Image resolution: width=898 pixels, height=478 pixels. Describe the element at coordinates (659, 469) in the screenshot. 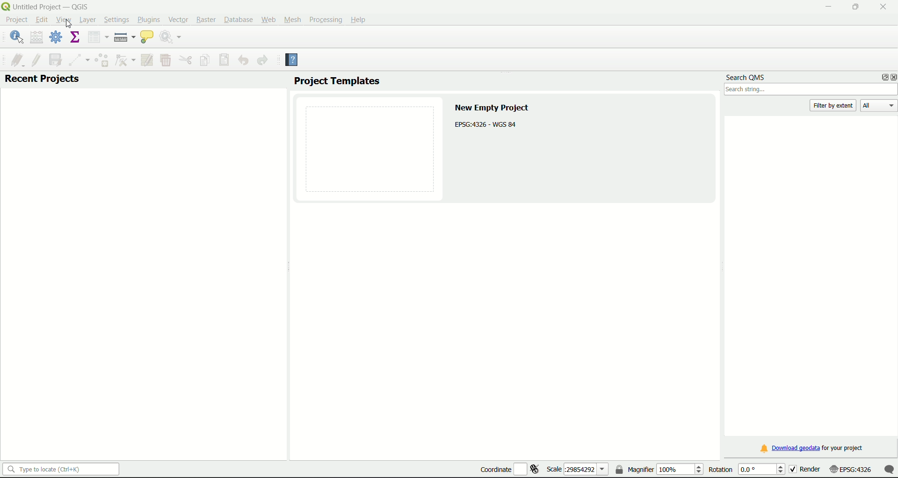

I see `magnifier` at that location.